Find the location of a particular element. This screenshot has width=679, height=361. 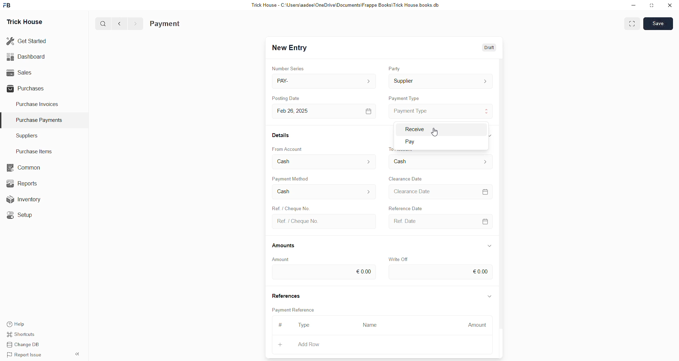

toggle between form and full width is located at coordinates (633, 24).